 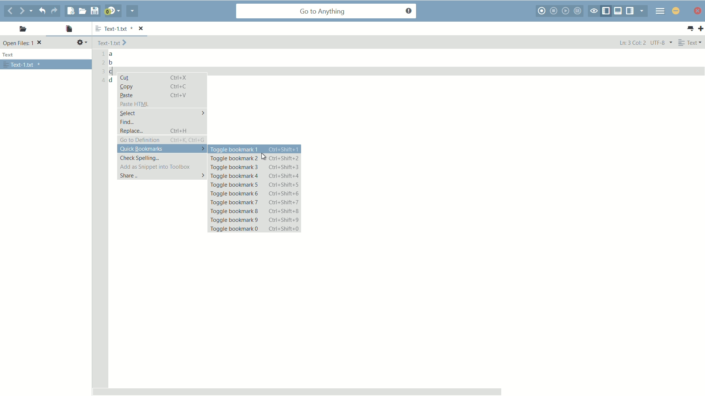 What do you see at coordinates (112, 68) in the screenshot?
I see `a b c d` at bounding box center [112, 68].